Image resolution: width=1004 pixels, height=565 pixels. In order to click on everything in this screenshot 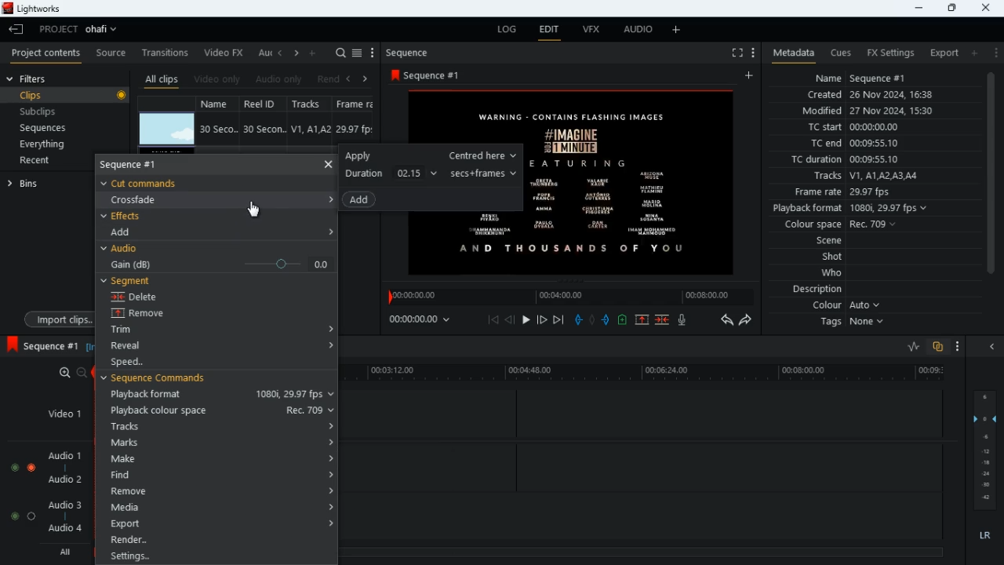, I will do `click(40, 145)`.